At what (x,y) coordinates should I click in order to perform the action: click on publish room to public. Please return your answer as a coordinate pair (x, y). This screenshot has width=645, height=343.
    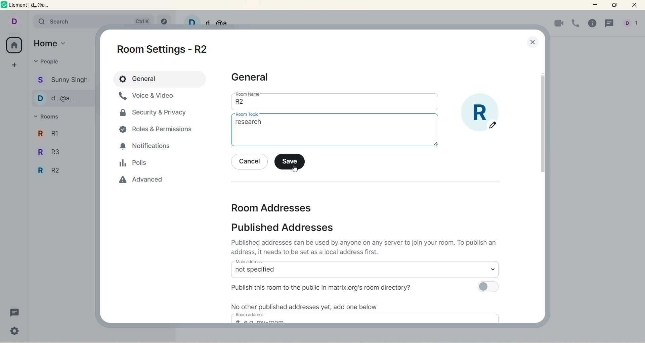
    Looking at the image, I should click on (323, 287).